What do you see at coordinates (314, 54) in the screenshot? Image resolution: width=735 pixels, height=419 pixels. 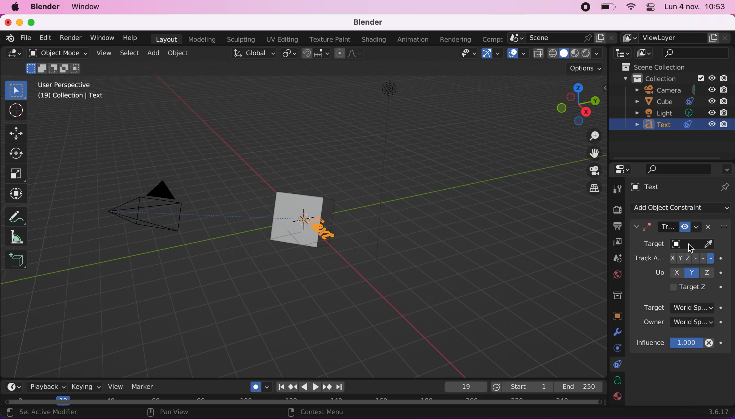 I see `snap` at bounding box center [314, 54].